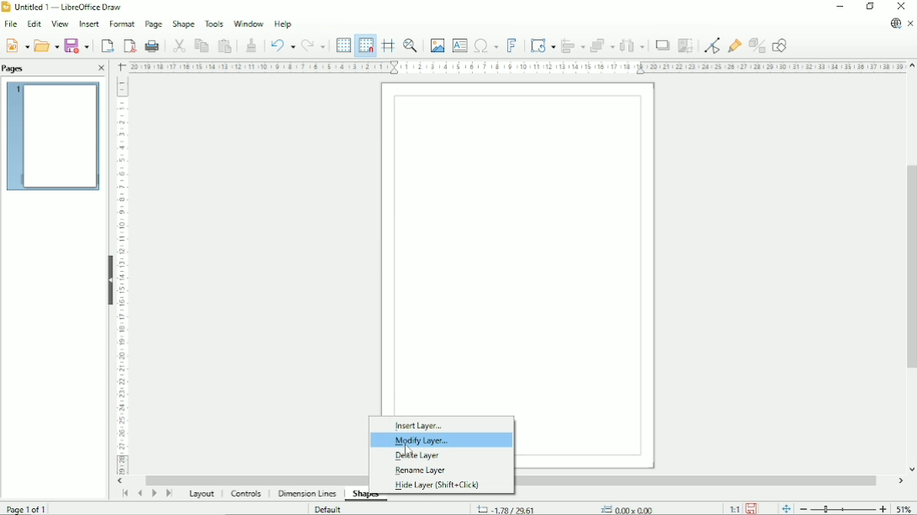 The image size is (917, 515). Describe the element at coordinates (34, 24) in the screenshot. I see `Edit` at that location.